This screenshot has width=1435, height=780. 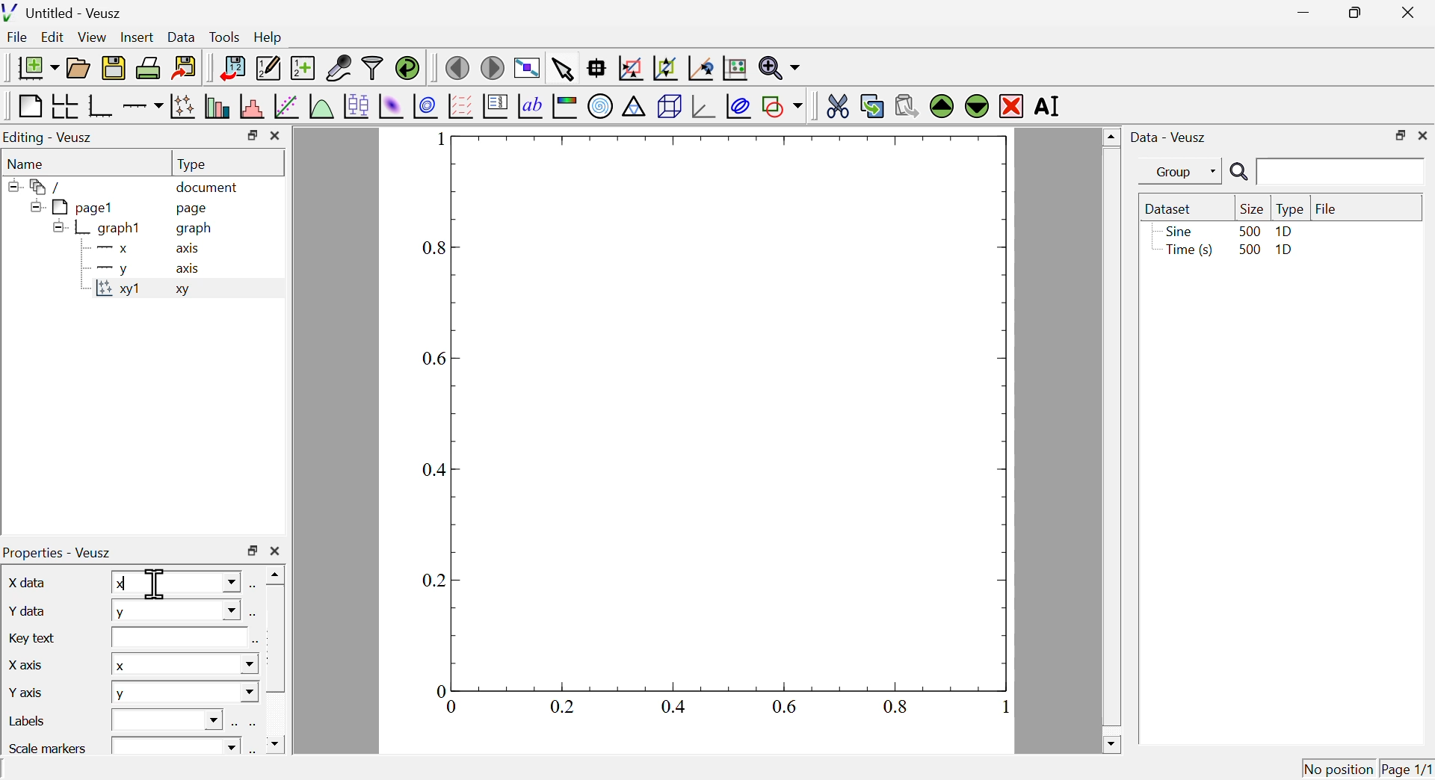 What do you see at coordinates (670, 108) in the screenshot?
I see `3d scene` at bounding box center [670, 108].